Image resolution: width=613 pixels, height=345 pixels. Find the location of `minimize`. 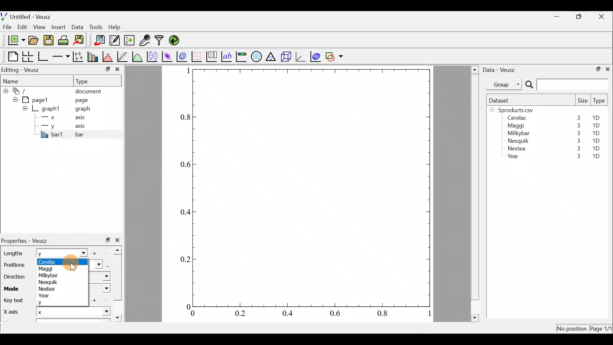

minimize is located at coordinates (107, 69).